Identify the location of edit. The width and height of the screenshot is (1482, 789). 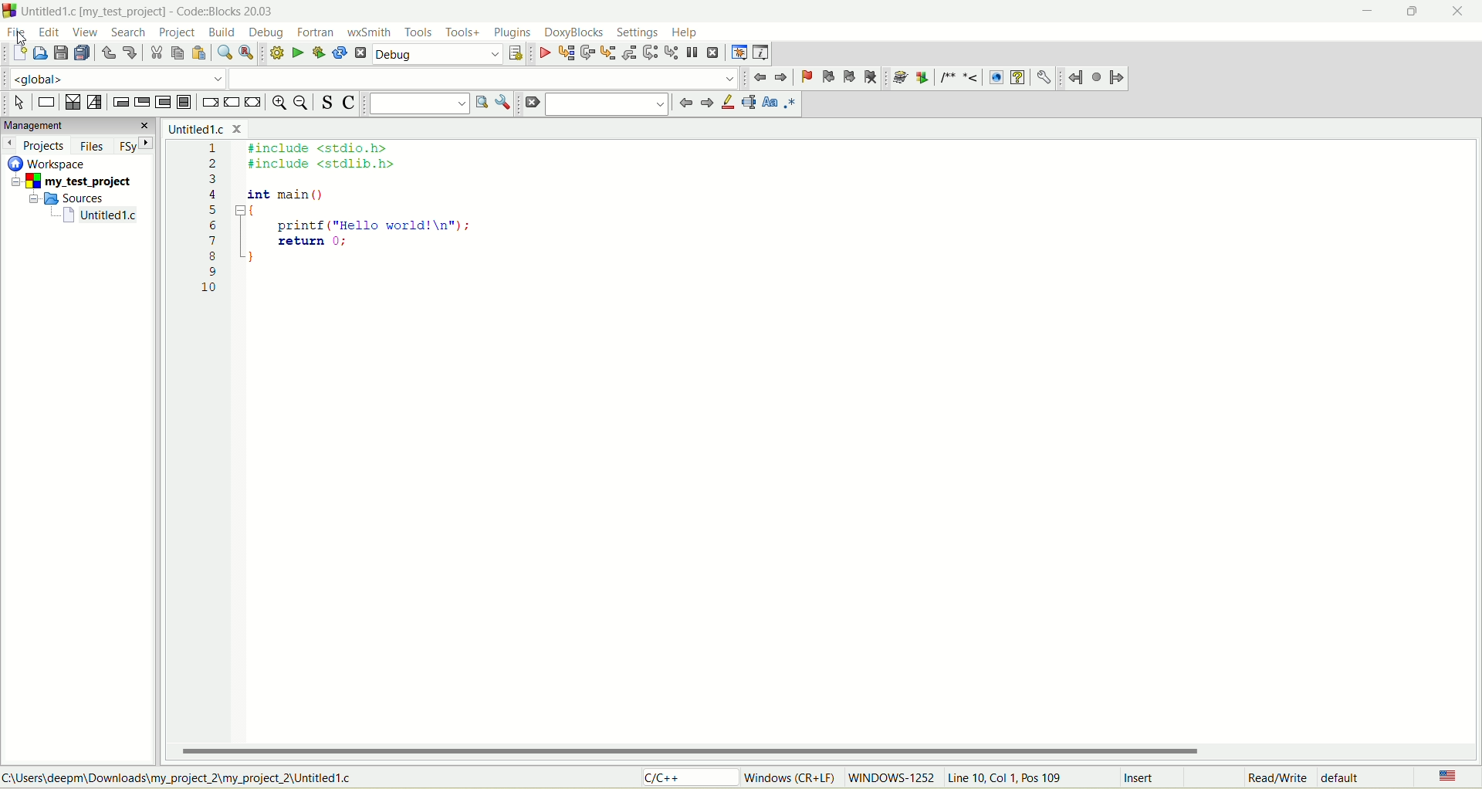
(51, 32).